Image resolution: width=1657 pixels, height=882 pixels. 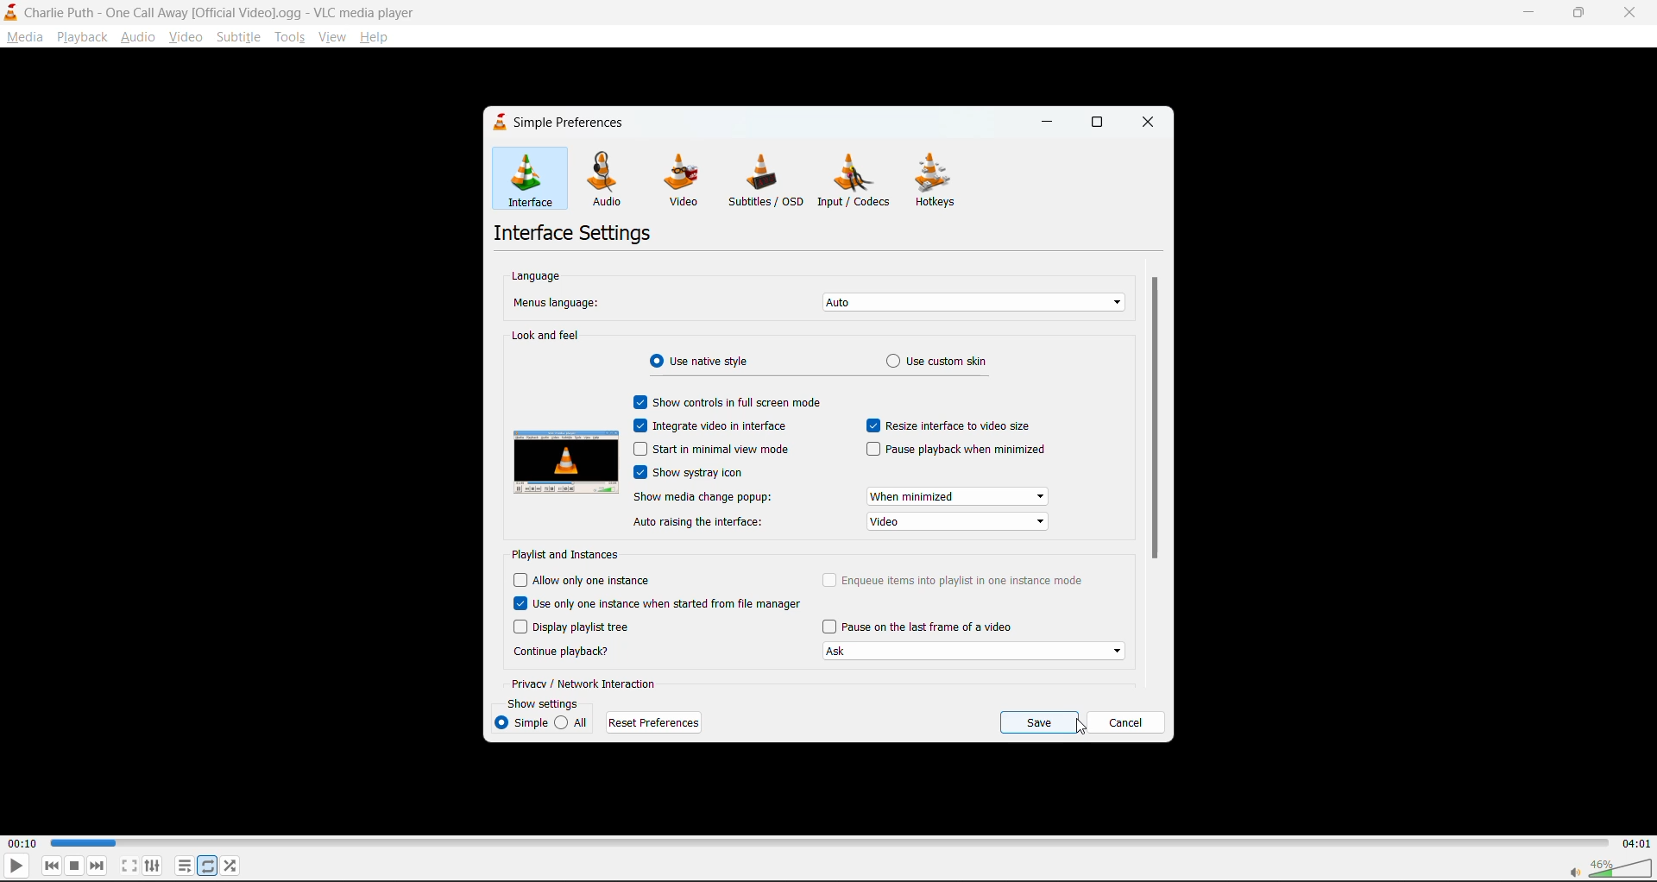 What do you see at coordinates (217, 12) in the screenshot?
I see `Charlie Puth - One Call Away [Official Video].ogg - VLC media player` at bounding box center [217, 12].